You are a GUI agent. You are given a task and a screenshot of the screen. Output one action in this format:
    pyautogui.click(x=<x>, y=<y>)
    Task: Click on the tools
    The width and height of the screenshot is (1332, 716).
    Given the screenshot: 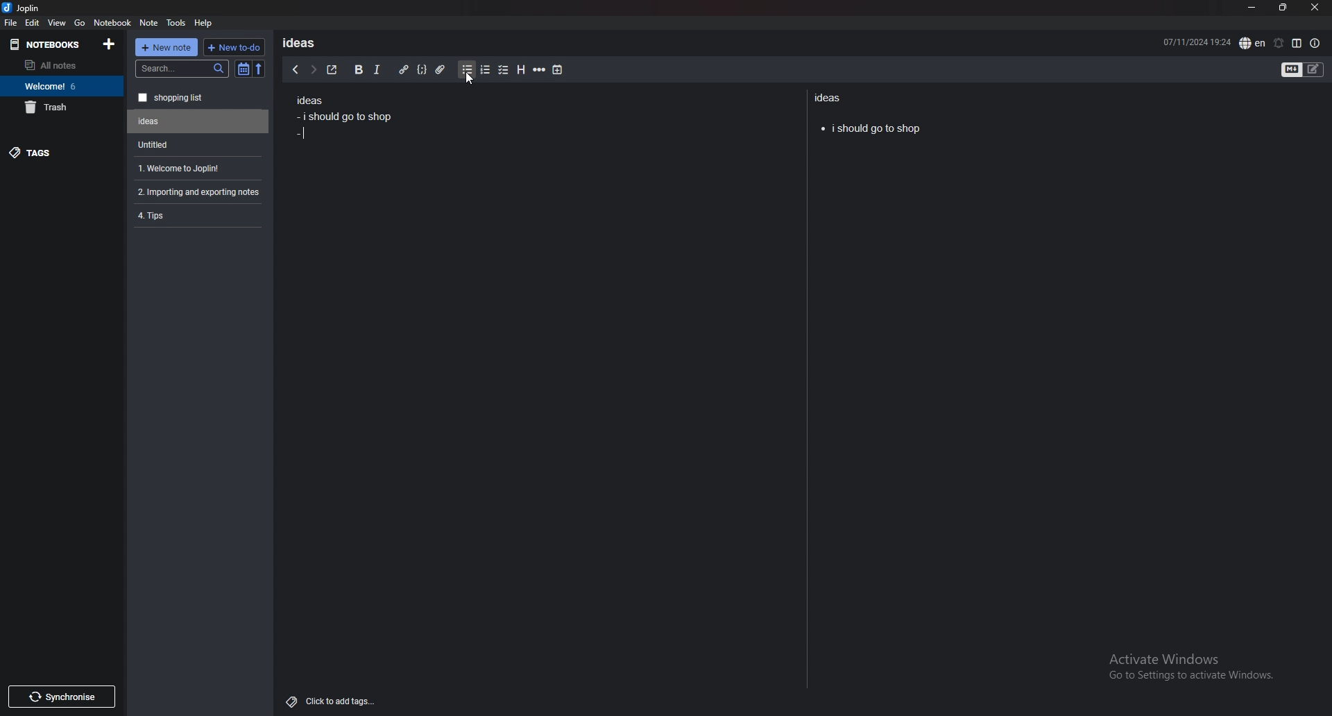 What is the action you would take?
    pyautogui.click(x=177, y=23)
    